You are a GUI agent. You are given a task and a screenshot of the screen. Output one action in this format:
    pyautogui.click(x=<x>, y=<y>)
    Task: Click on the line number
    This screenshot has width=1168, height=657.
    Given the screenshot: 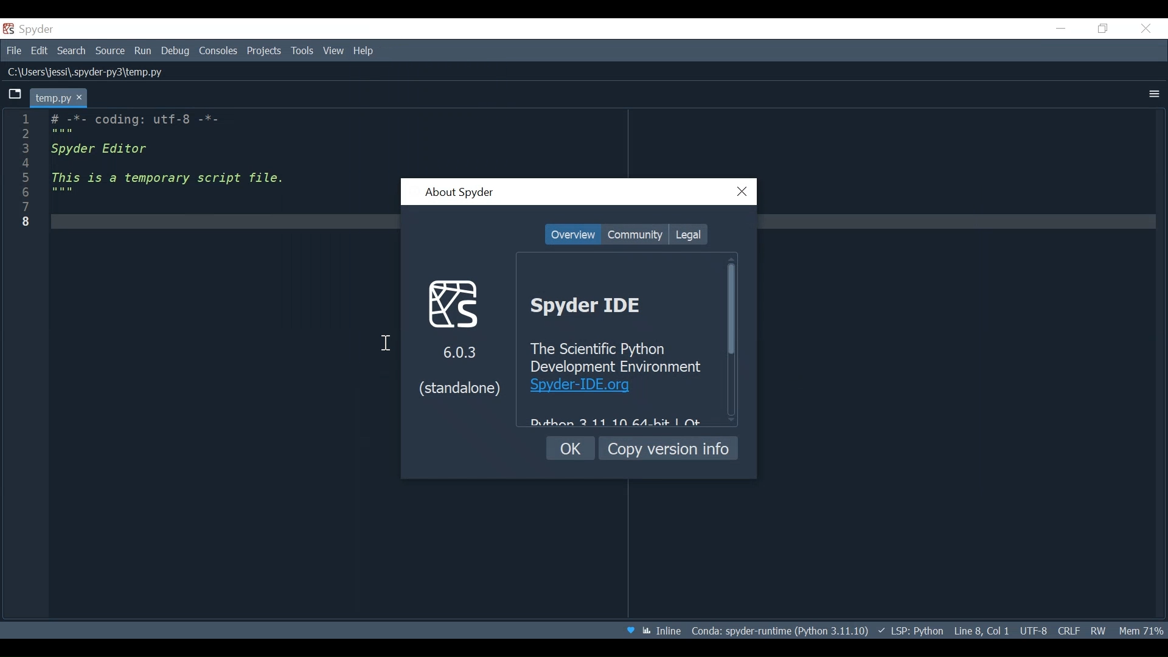 What is the action you would take?
    pyautogui.click(x=24, y=170)
    